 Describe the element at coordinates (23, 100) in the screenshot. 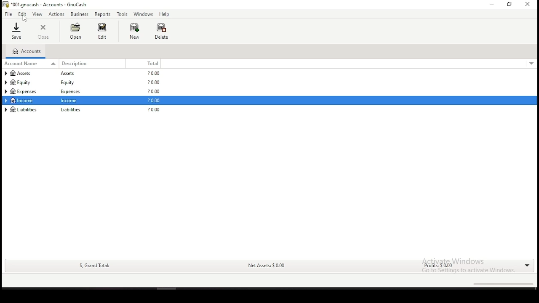

I see `income` at that location.